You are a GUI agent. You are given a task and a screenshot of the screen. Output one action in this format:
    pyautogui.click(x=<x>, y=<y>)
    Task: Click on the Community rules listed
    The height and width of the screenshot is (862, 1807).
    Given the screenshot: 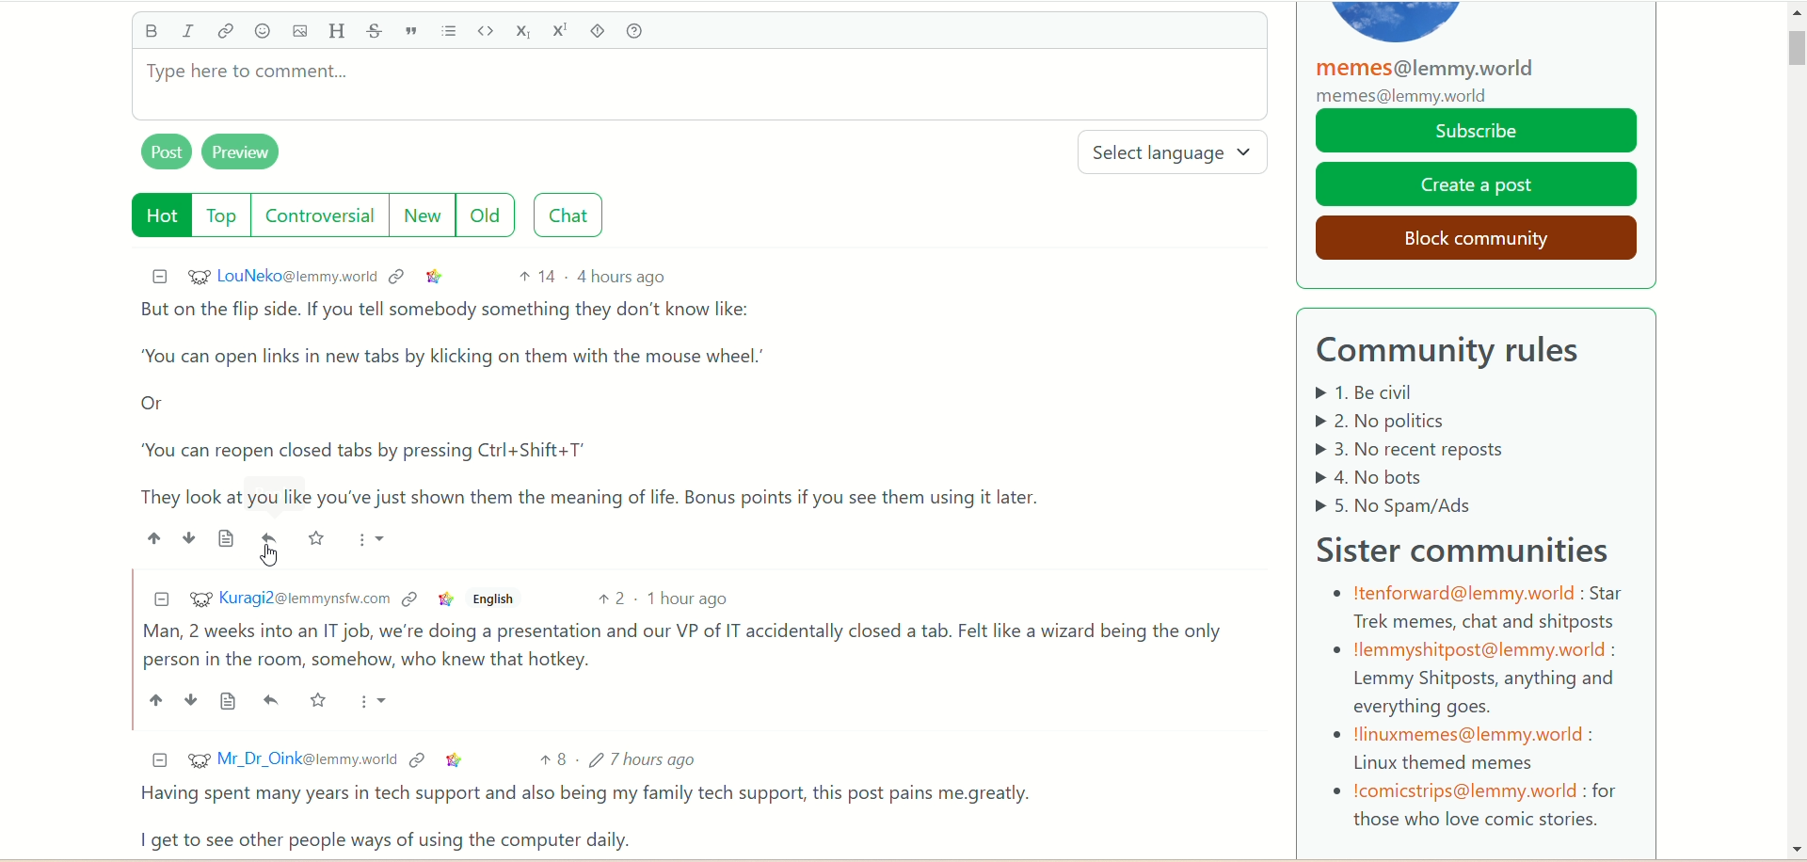 What is the action you would take?
    pyautogui.click(x=1450, y=449)
    